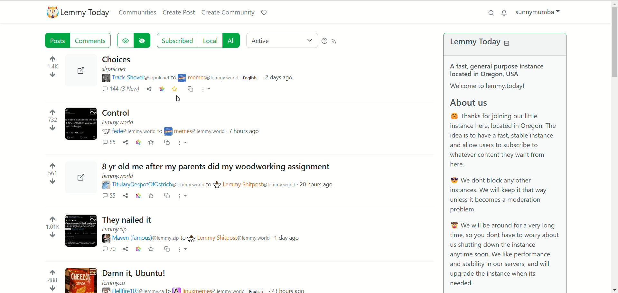  Describe the element at coordinates (614, 146) in the screenshot. I see `vertical scroll bar` at that location.